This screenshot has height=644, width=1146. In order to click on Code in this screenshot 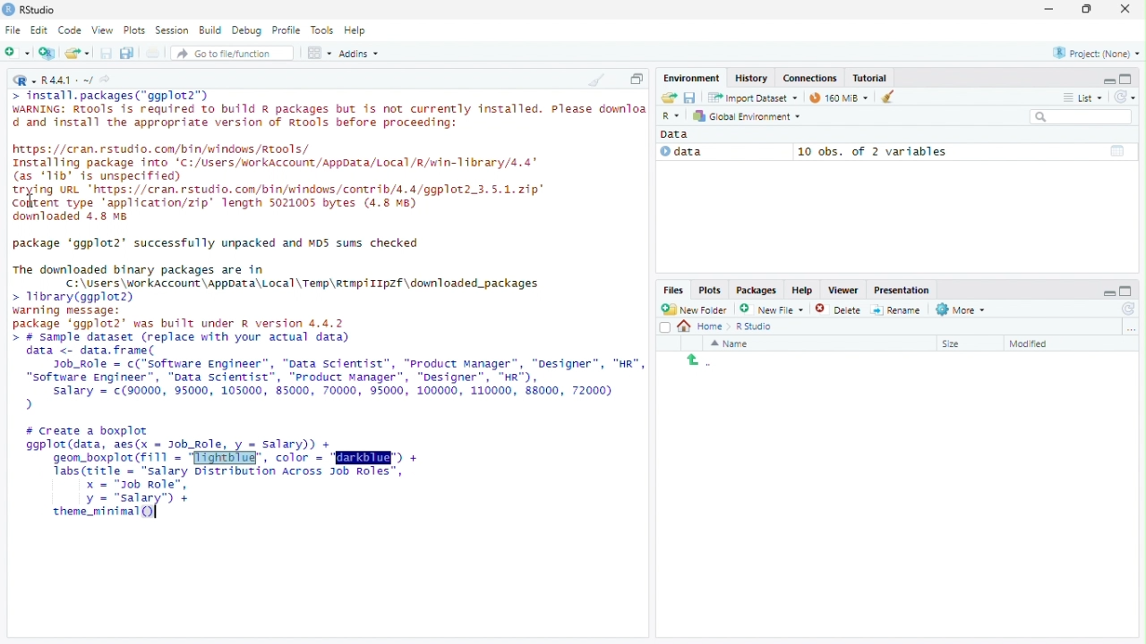, I will do `click(72, 30)`.